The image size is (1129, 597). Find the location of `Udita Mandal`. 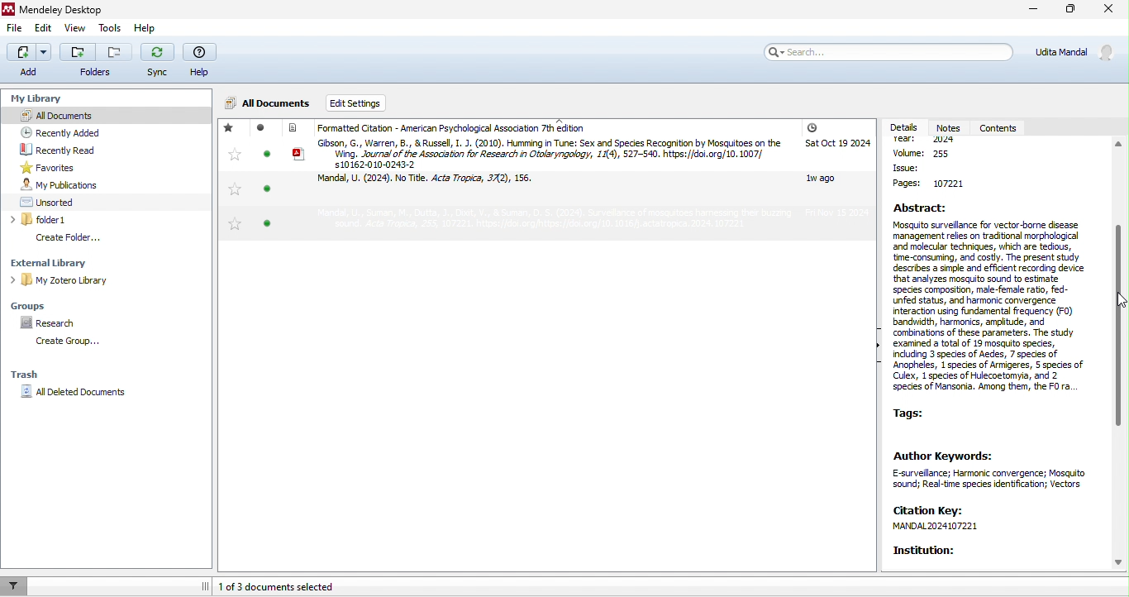

Udita Mandal is located at coordinates (1079, 52).